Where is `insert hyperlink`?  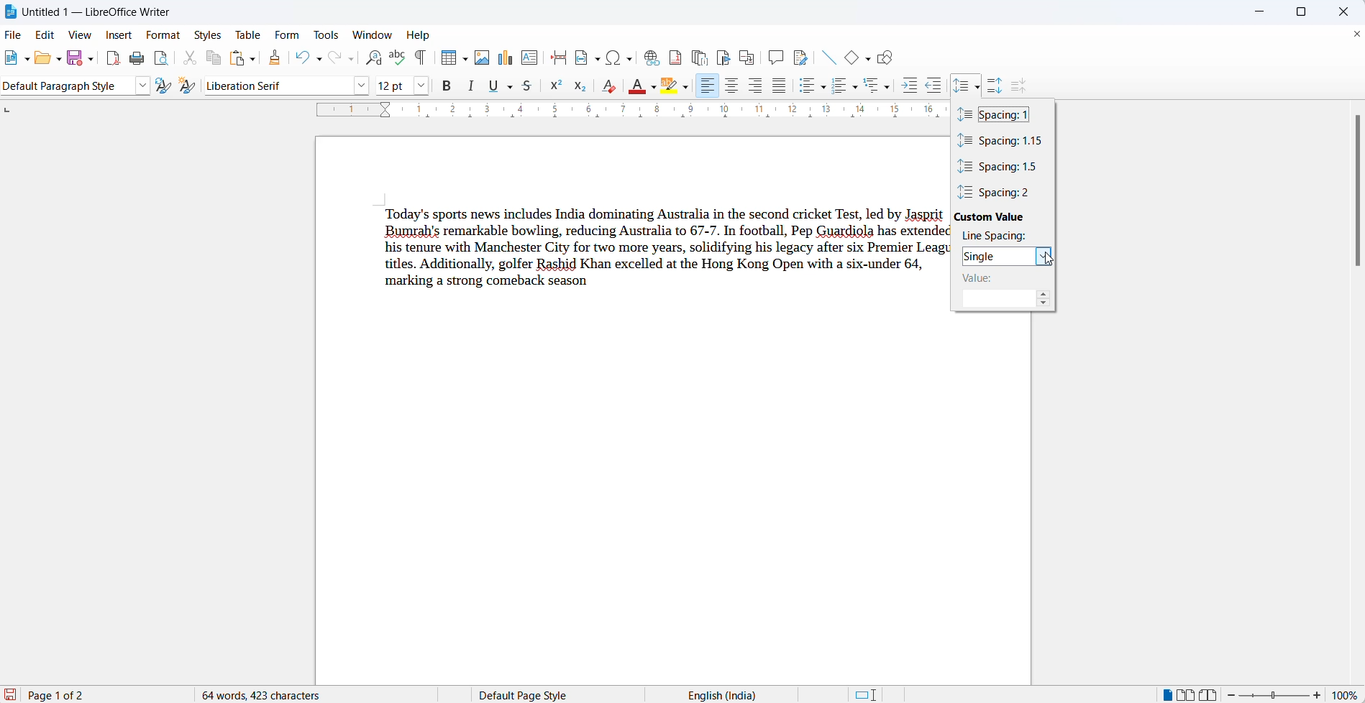
insert hyperlink is located at coordinates (618, 58).